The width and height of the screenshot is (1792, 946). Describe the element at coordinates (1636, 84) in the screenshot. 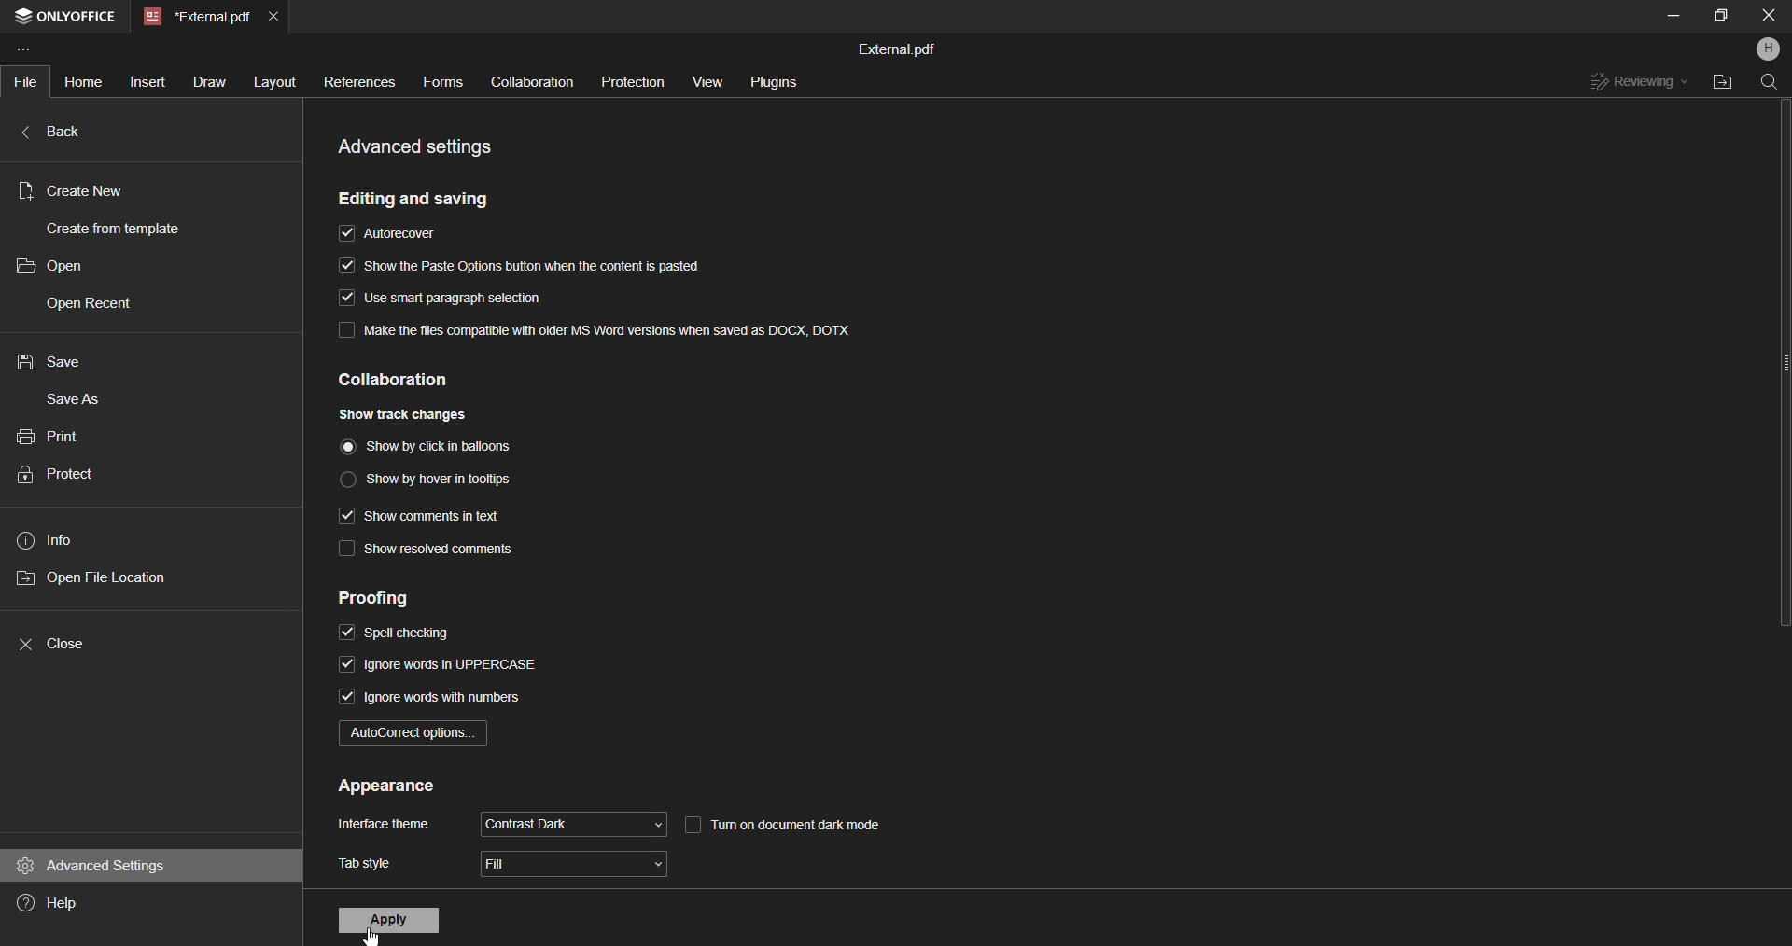

I see `Reviewing` at that location.